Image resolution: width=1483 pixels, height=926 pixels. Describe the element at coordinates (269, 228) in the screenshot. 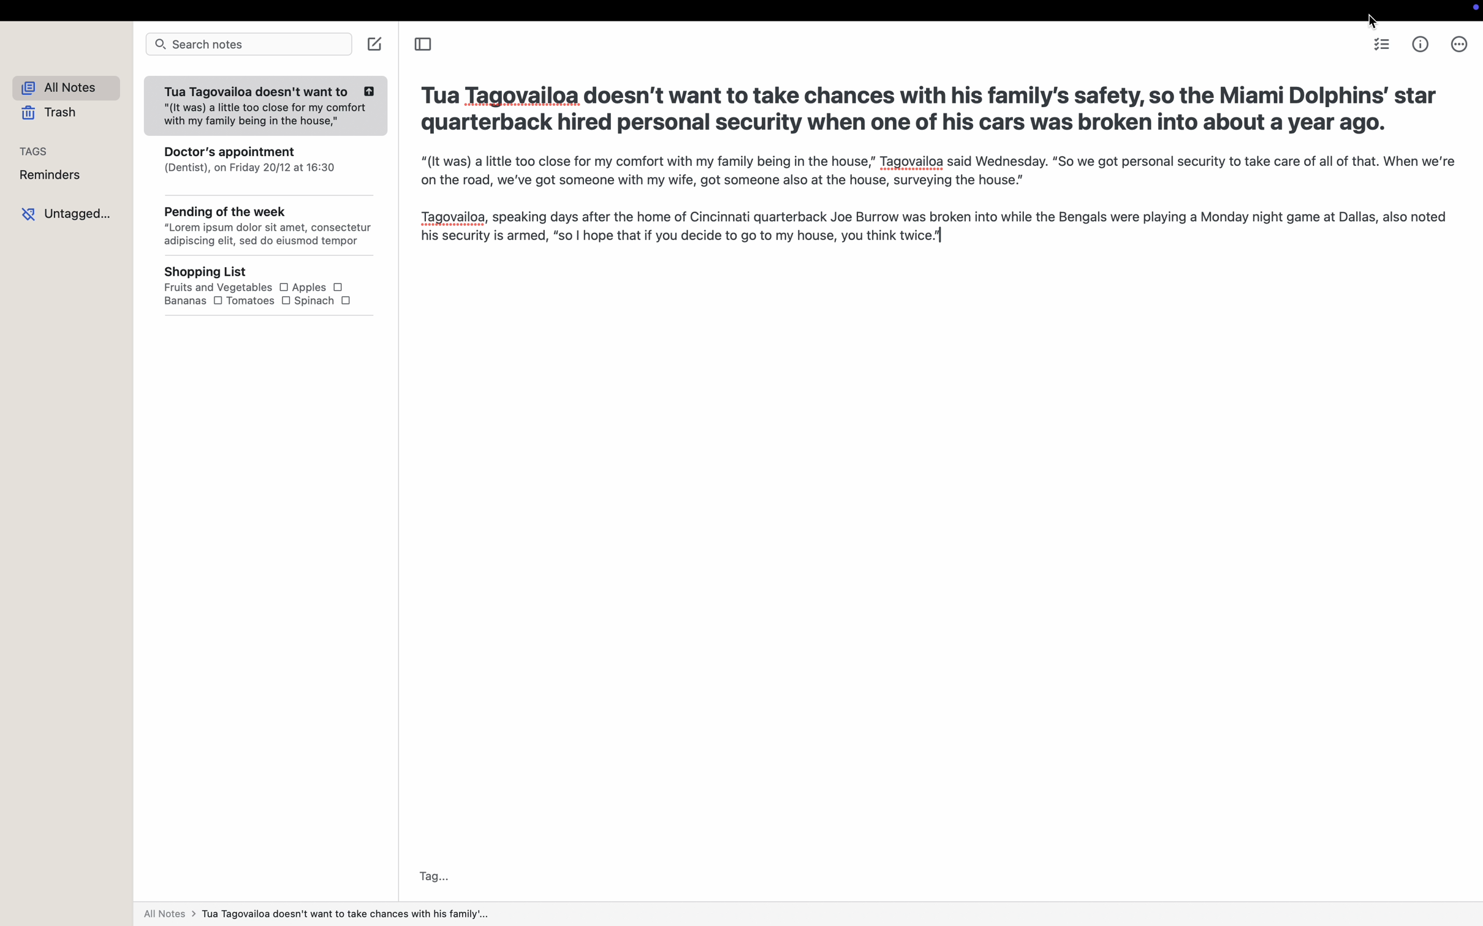

I see `Pending of the week
“Lorem ipsum dolor sit amet, consectetur
adipiscing elit, sed do eiusmod tempor` at that location.